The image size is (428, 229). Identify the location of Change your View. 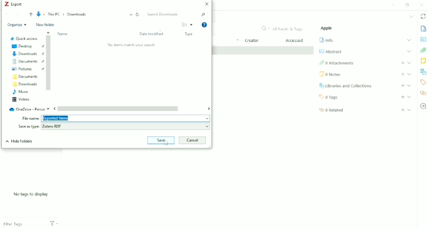
(184, 25).